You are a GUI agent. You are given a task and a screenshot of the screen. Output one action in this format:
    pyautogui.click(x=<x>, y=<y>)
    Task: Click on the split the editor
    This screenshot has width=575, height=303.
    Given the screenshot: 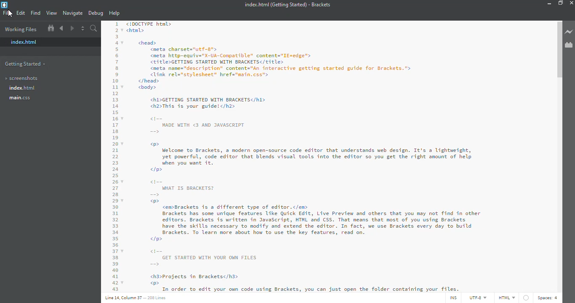 What is the action you would take?
    pyautogui.click(x=82, y=29)
    